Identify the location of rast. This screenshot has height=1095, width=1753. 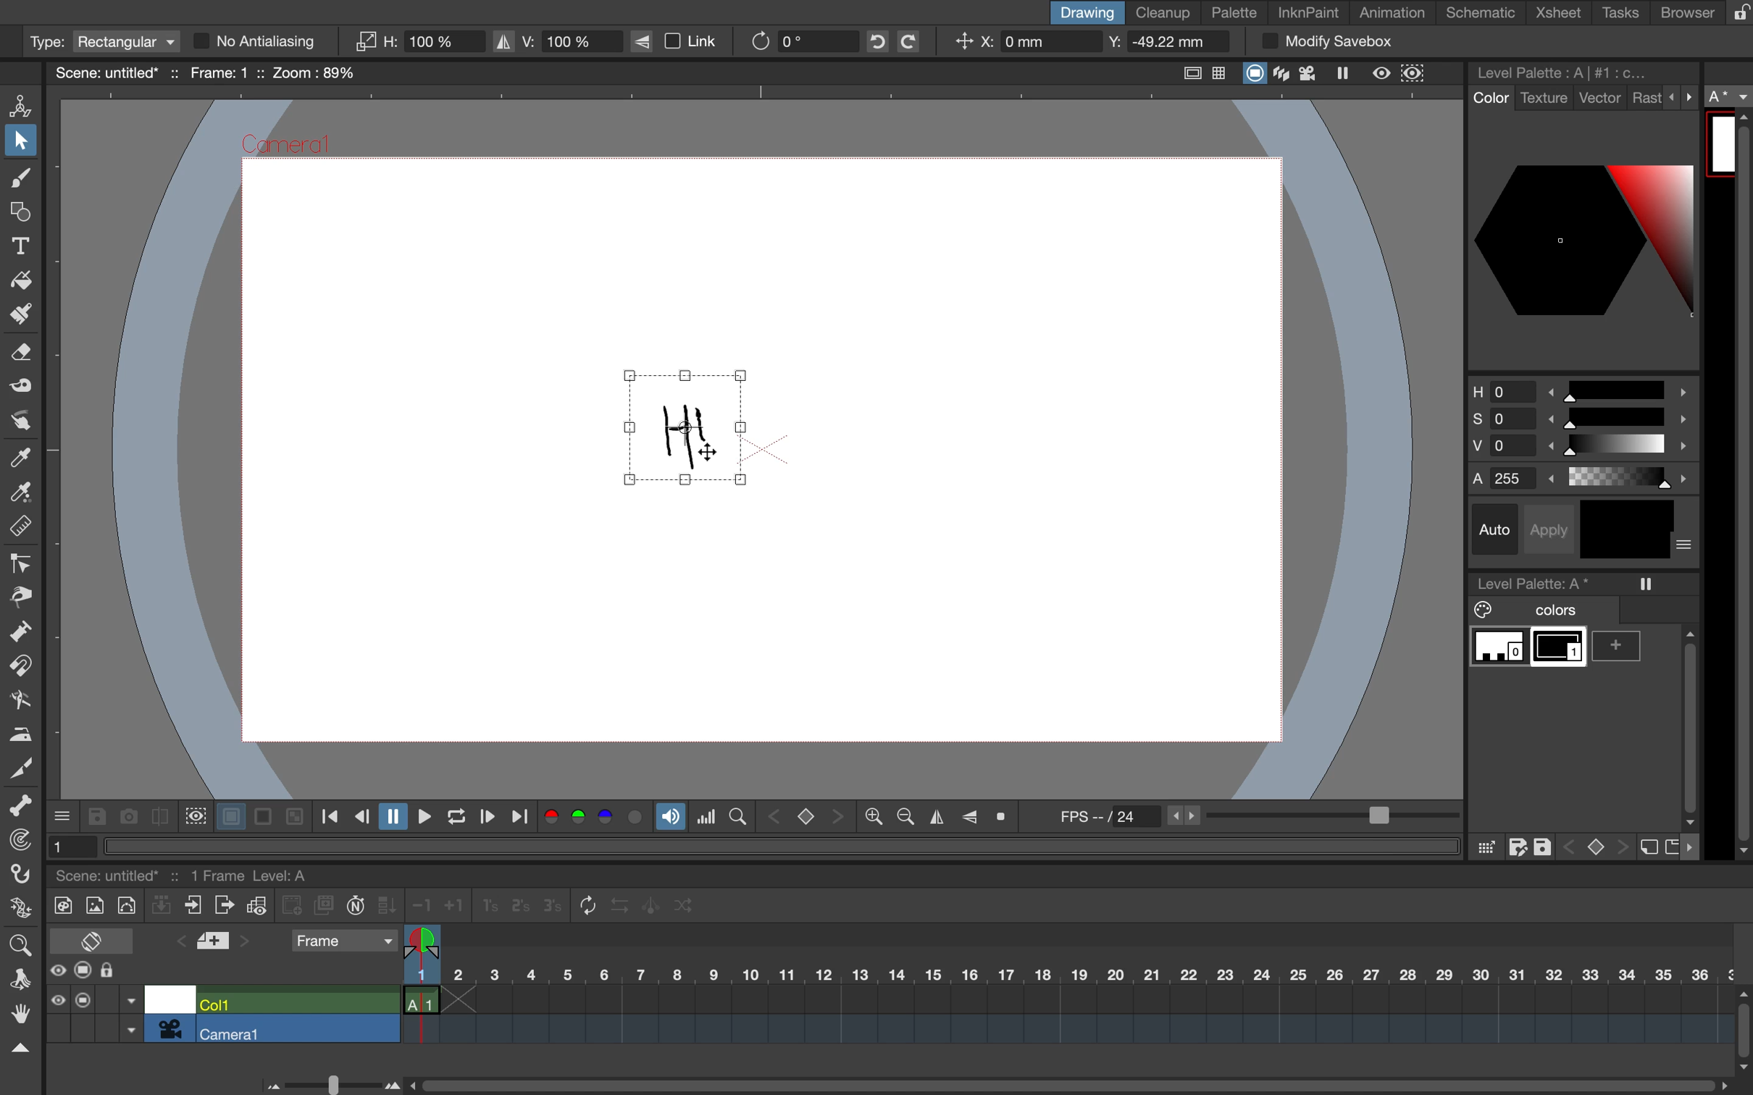
(1646, 99).